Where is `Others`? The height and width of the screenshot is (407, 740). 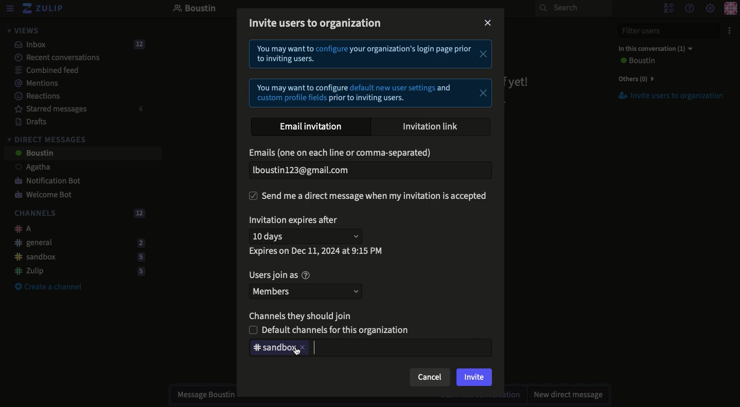
Others is located at coordinates (634, 79).